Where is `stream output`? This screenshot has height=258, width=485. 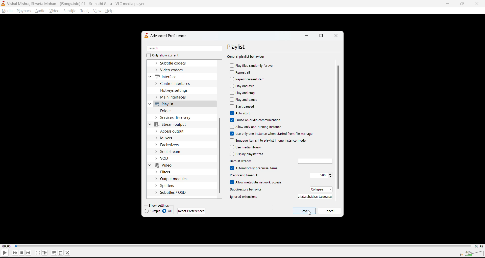 stream output is located at coordinates (171, 125).